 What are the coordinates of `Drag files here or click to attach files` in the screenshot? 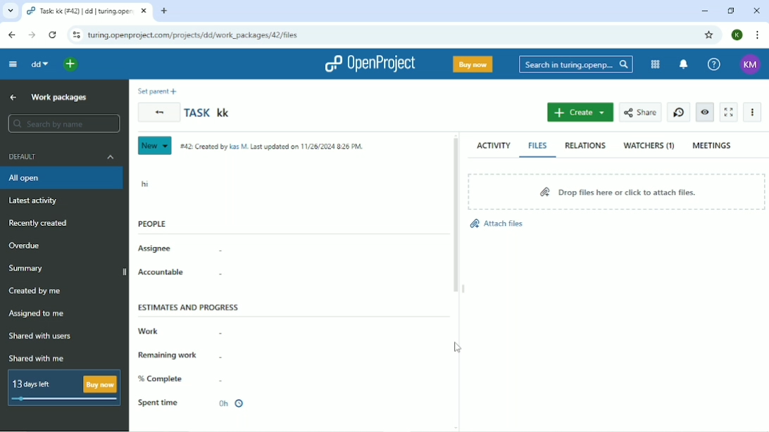 It's located at (616, 191).